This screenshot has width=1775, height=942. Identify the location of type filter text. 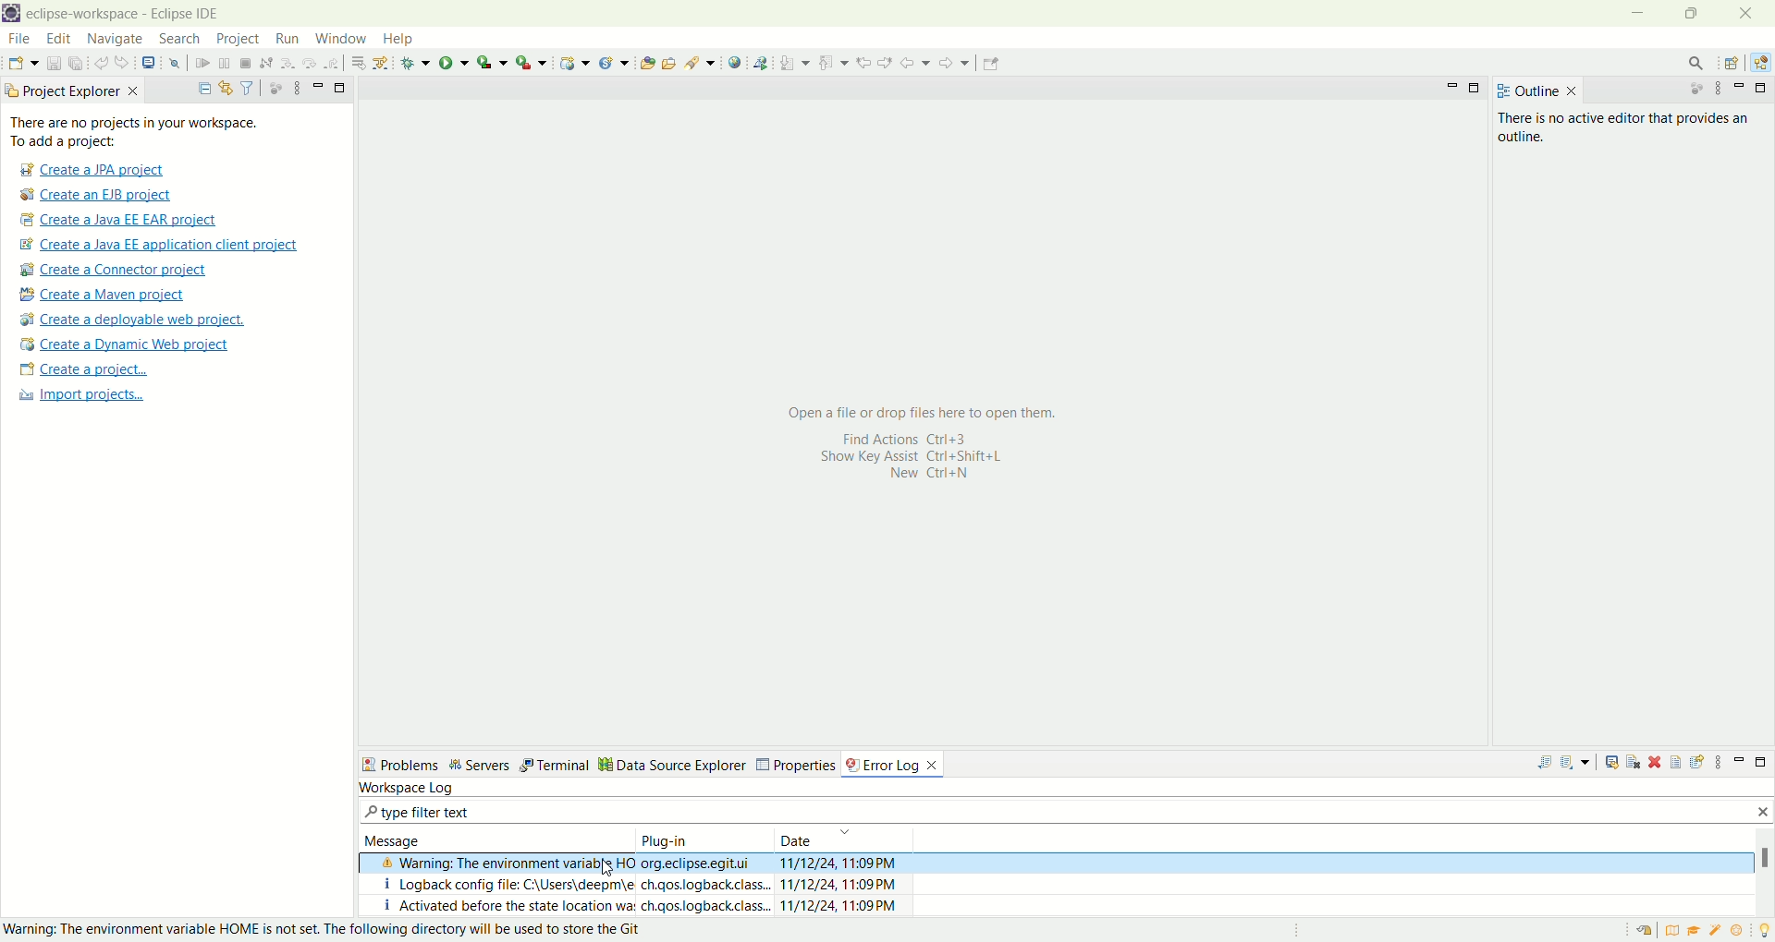
(435, 811).